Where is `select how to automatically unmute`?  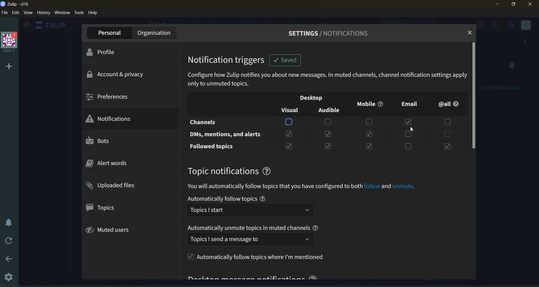 select how to automatically unmute is located at coordinates (250, 239).